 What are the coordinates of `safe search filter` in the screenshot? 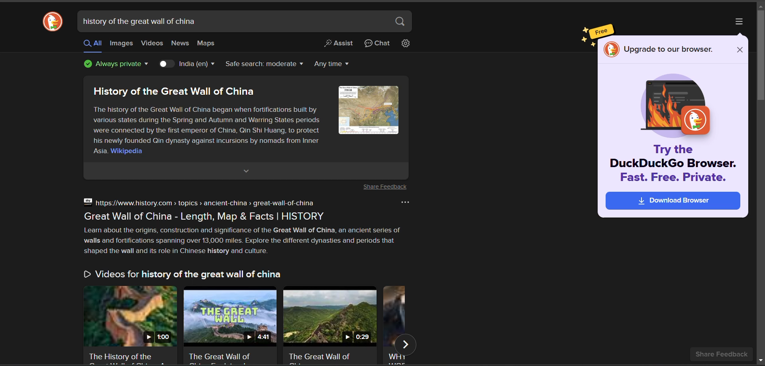 It's located at (266, 64).